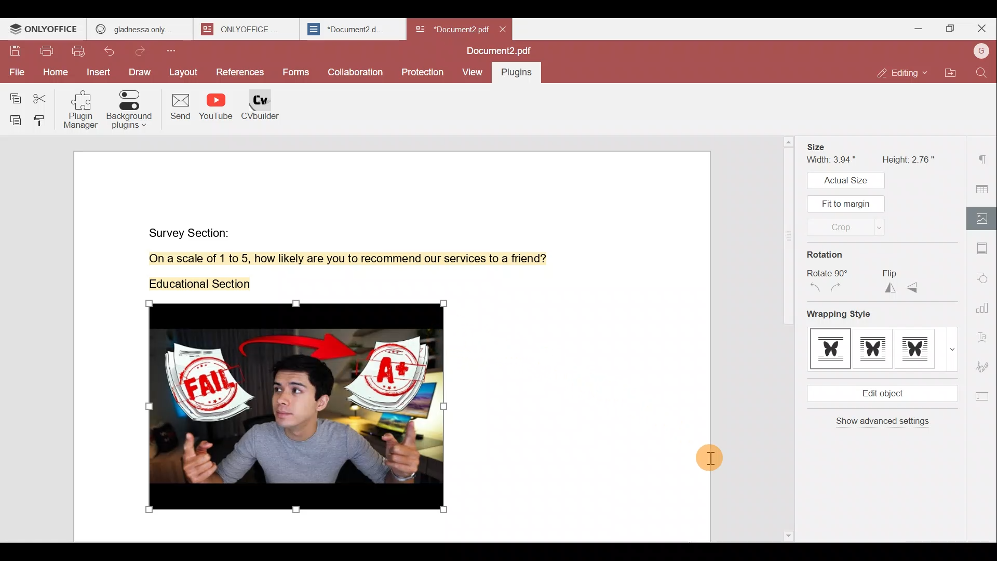  What do you see at coordinates (715, 456) in the screenshot?
I see `Cursor` at bounding box center [715, 456].